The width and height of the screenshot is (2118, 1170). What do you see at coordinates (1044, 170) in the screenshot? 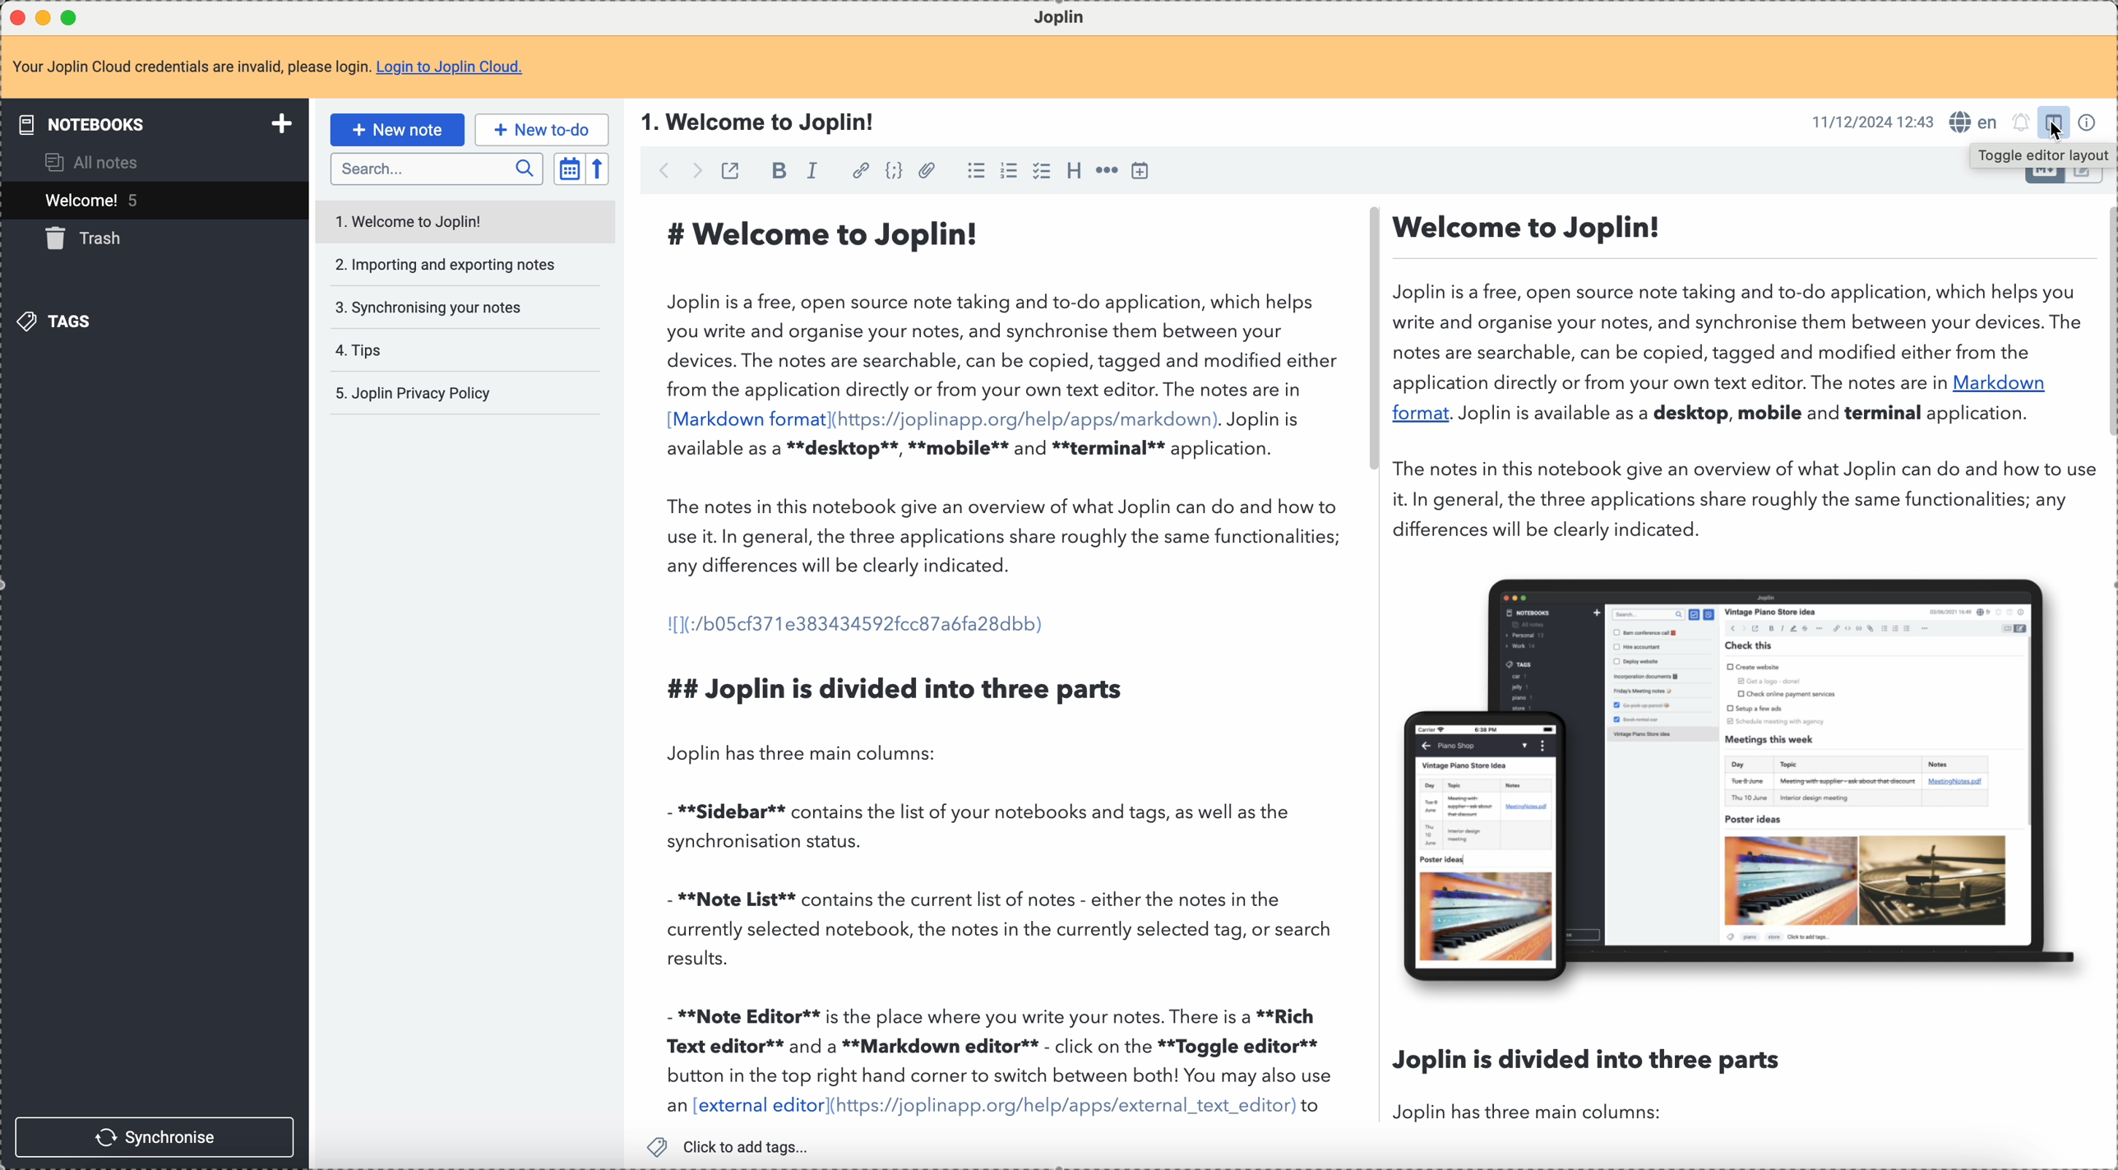
I see `checkbox` at bounding box center [1044, 170].